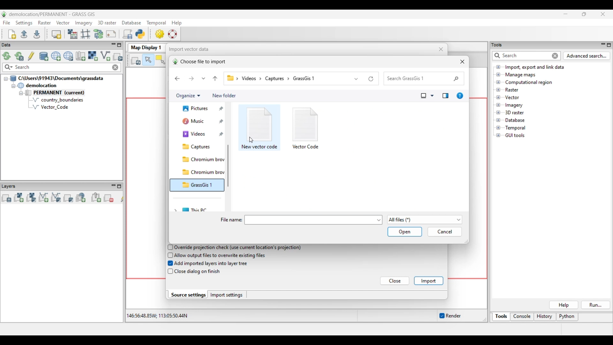  What do you see at coordinates (498, 89) in the screenshot?
I see `Click to open files under Raster` at bounding box center [498, 89].